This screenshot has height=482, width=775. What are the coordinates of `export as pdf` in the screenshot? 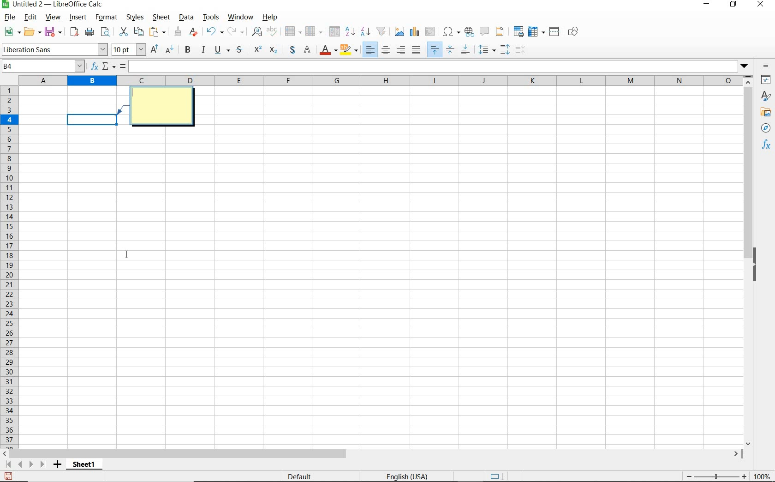 It's located at (73, 32).